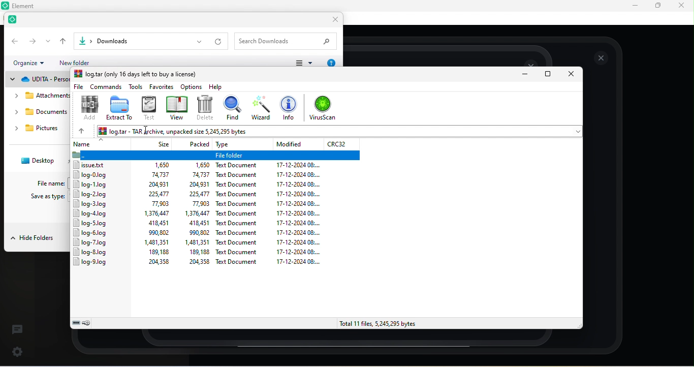 This screenshot has width=694, height=367. What do you see at coordinates (197, 252) in the screenshot?
I see `189,188` at bounding box center [197, 252].